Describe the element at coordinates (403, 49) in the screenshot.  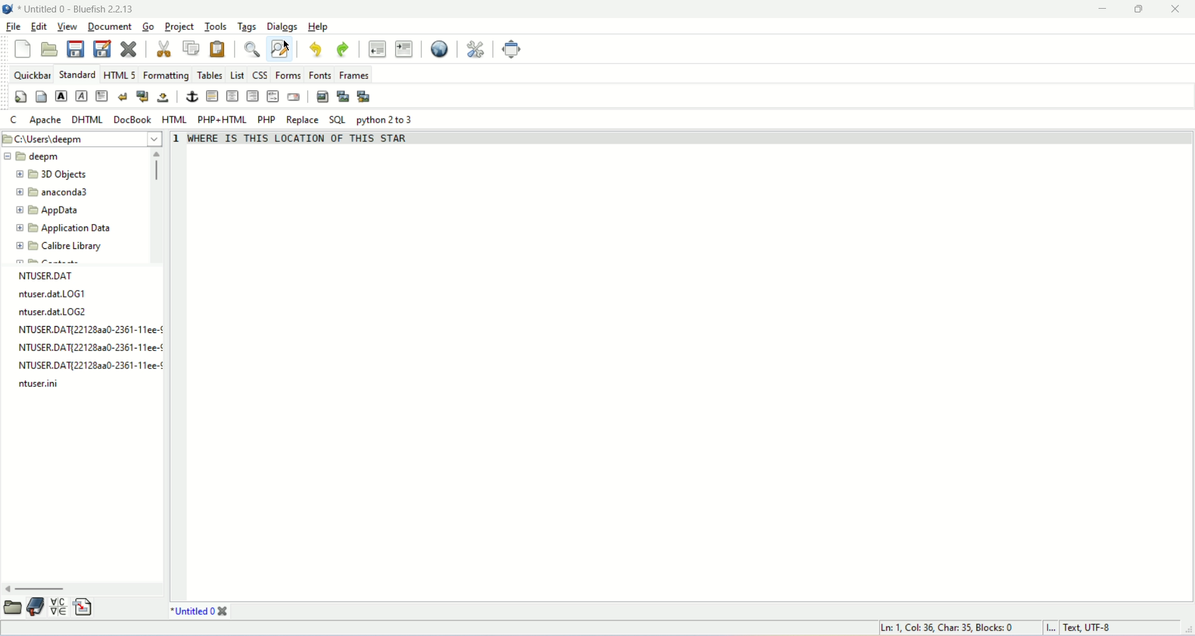
I see `indent` at that location.